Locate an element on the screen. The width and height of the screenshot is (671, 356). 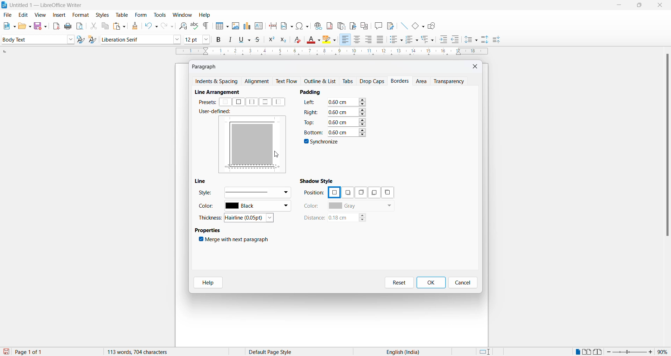
justified is located at coordinates (381, 40).